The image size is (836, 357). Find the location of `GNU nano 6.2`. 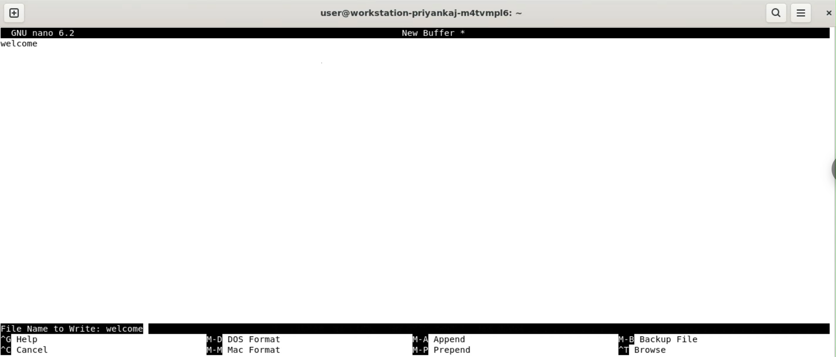

GNU nano 6.2 is located at coordinates (46, 33).